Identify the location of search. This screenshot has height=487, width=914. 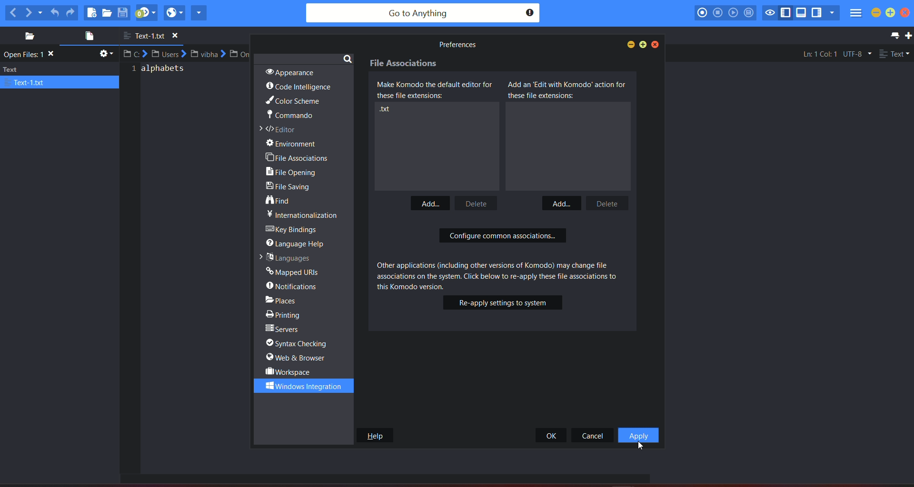
(348, 58).